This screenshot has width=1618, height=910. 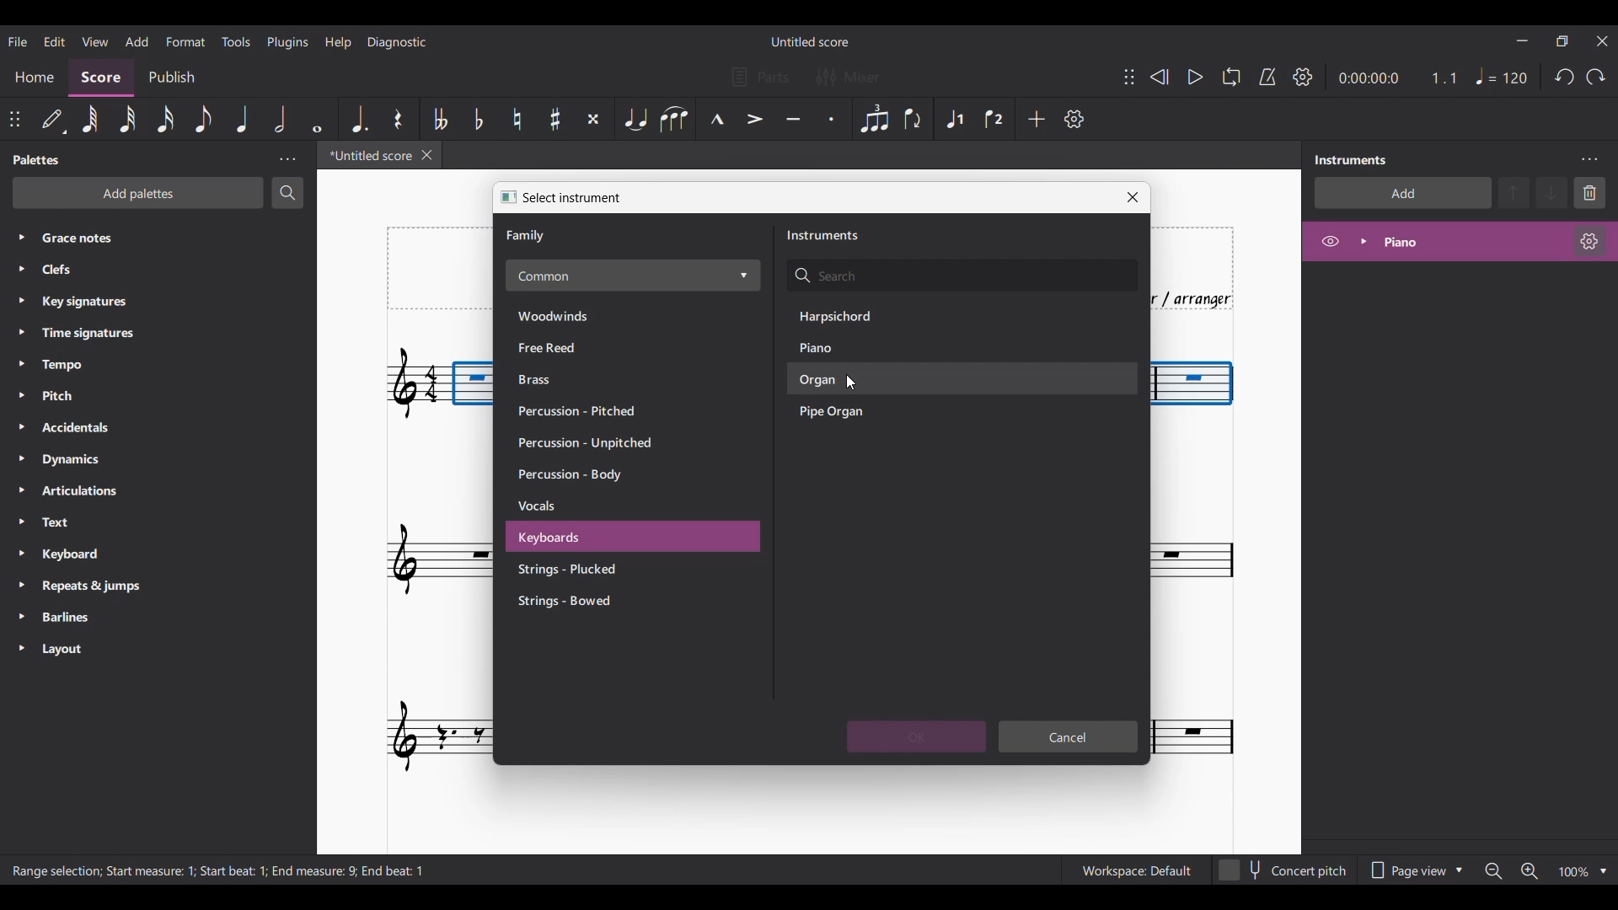 I want to click on Barlines, so click(x=91, y=618).